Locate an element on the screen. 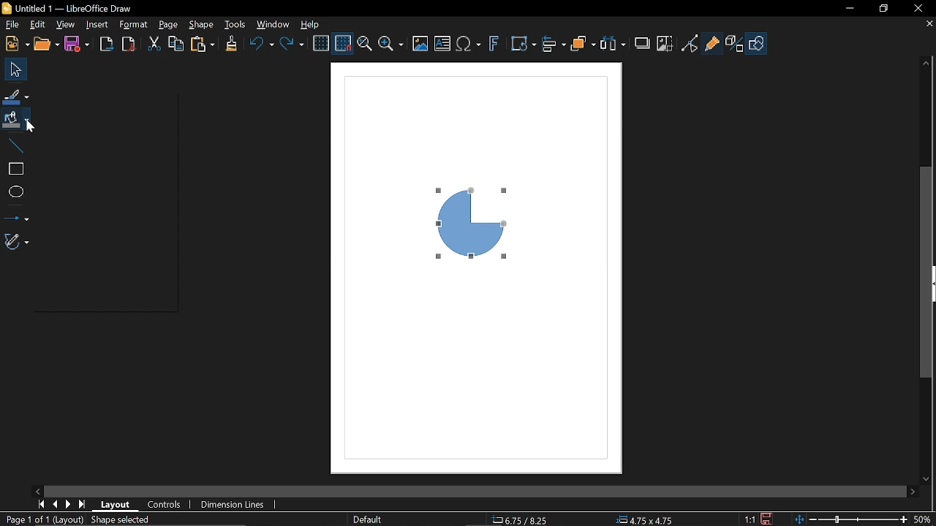  Paste is located at coordinates (203, 45).